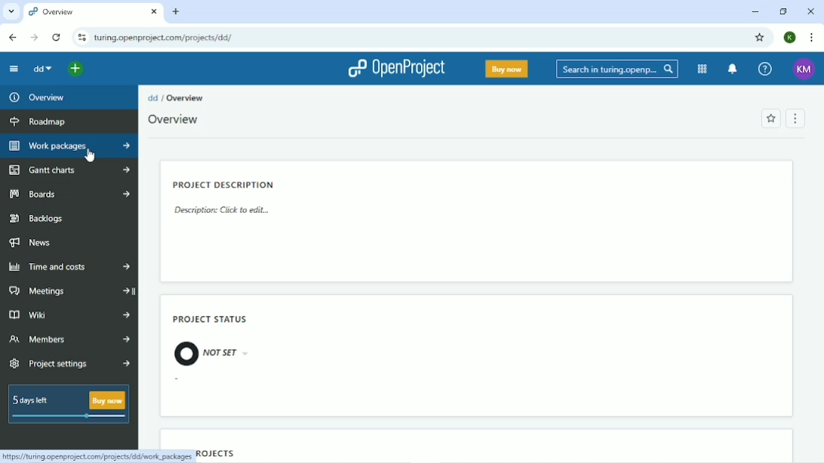 This screenshot has height=463, width=824. What do you see at coordinates (211, 354) in the screenshot?
I see `NOT SET` at bounding box center [211, 354].